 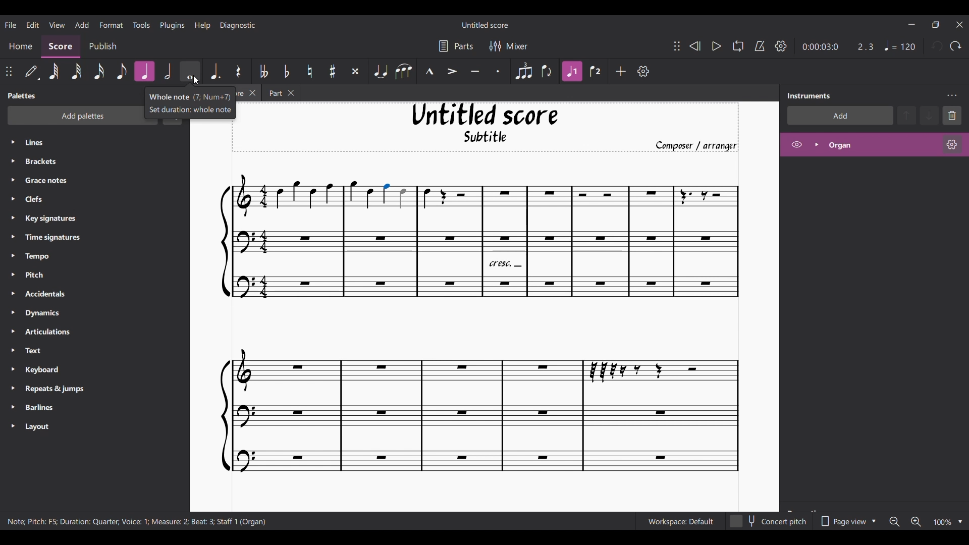 What do you see at coordinates (942, 522) in the screenshot?
I see `Zoom factor` at bounding box center [942, 522].